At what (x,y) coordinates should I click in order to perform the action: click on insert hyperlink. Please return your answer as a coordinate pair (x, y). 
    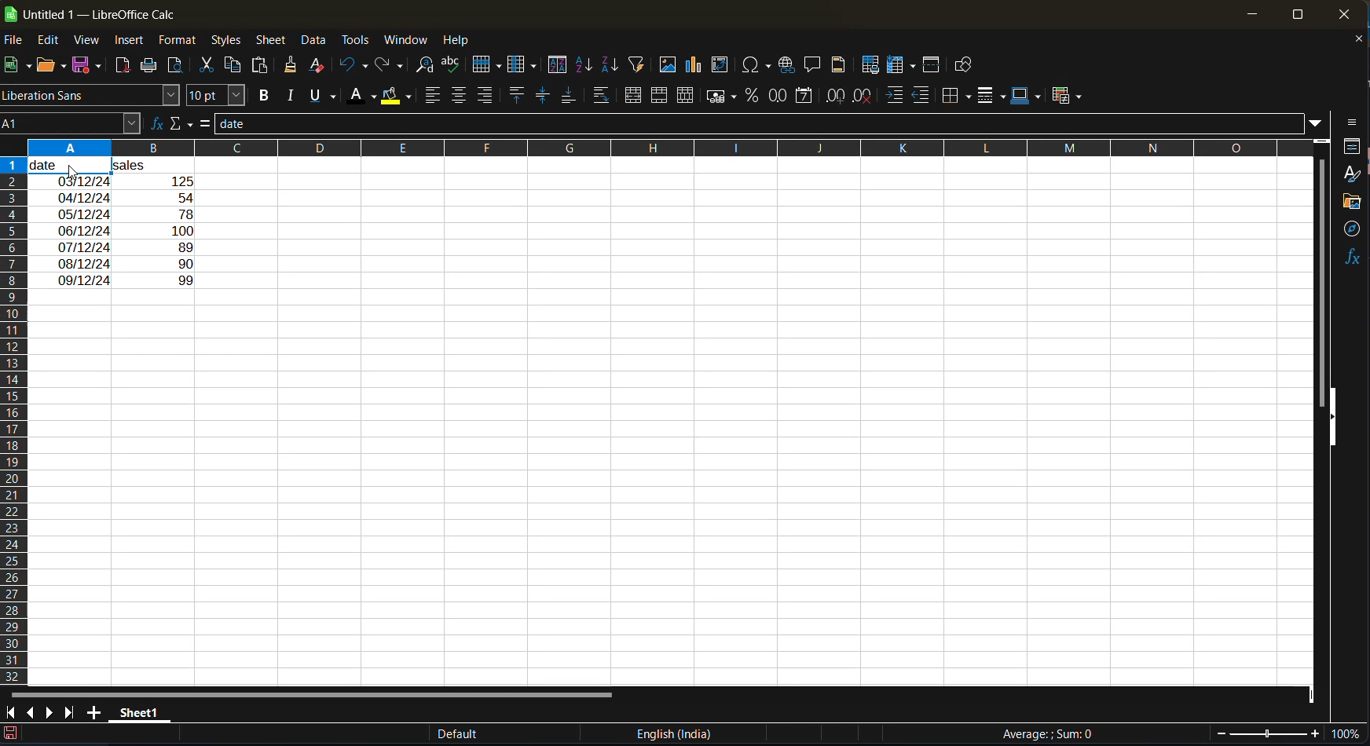
    Looking at the image, I should click on (787, 67).